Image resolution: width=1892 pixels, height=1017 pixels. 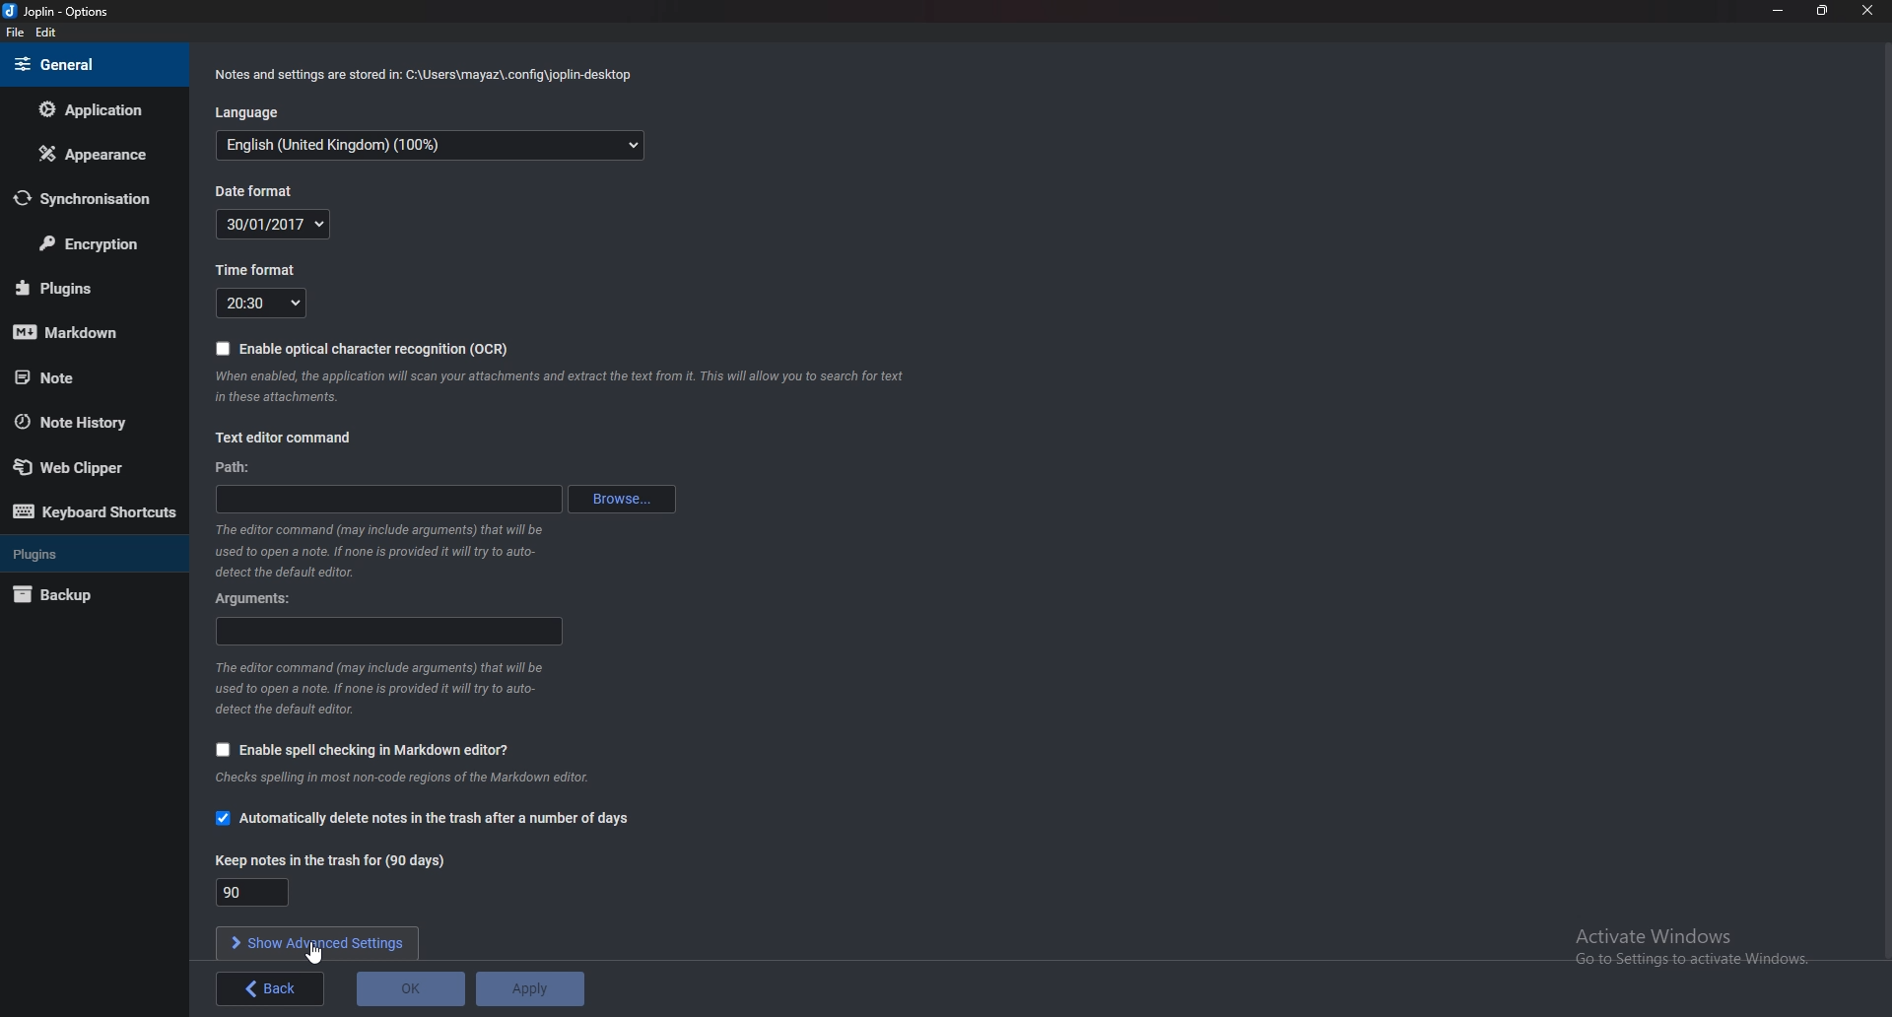 I want to click on Application, so click(x=92, y=109).